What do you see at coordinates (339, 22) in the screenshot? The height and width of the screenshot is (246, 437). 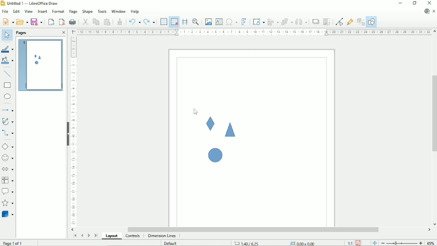 I see `Toggle point edit mode` at bounding box center [339, 22].